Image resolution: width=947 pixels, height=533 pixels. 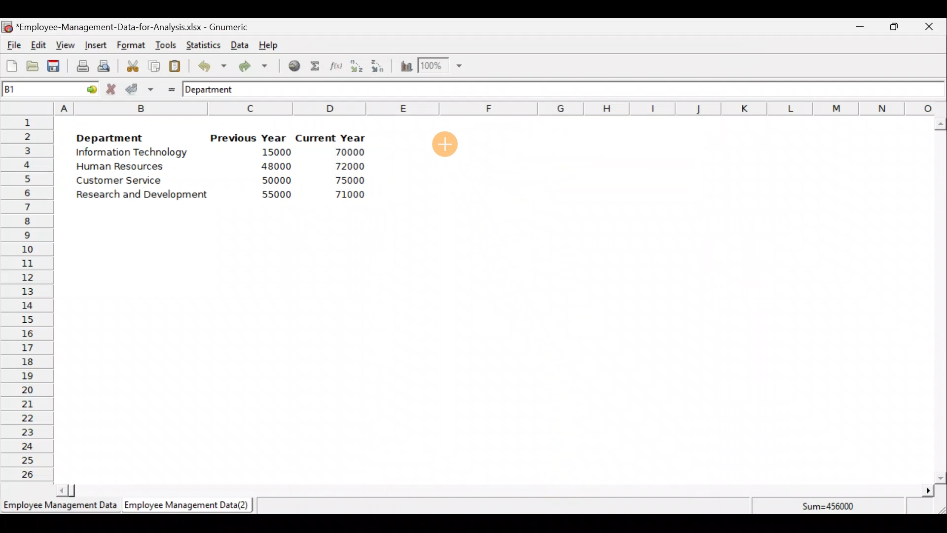 What do you see at coordinates (216, 89) in the screenshot?
I see `Department` at bounding box center [216, 89].